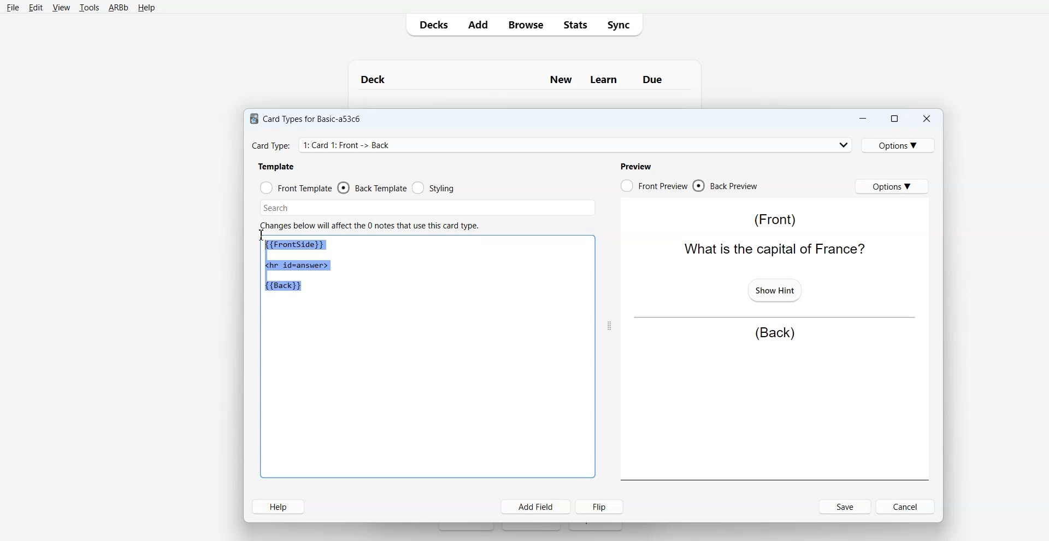 The image size is (1049, 541). I want to click on Browse, so click(525, 24).